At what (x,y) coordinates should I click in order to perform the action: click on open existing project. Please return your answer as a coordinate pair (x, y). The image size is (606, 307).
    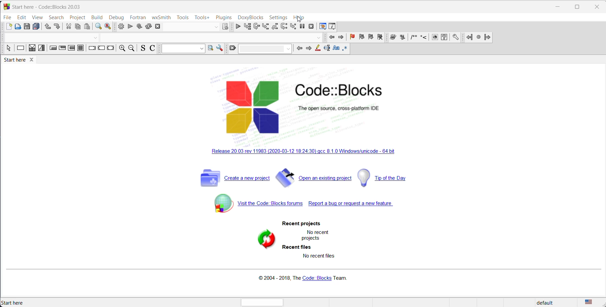
    Looking at the image, I should click on (314, 179).